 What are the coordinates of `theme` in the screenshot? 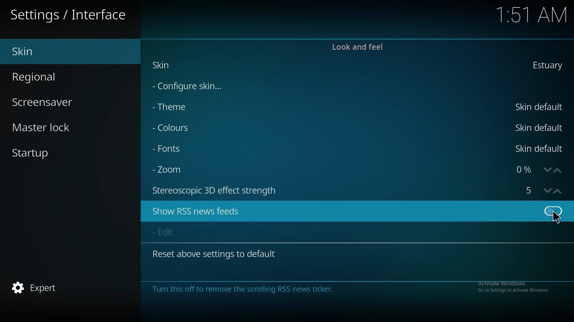 It's located at (176, 107).